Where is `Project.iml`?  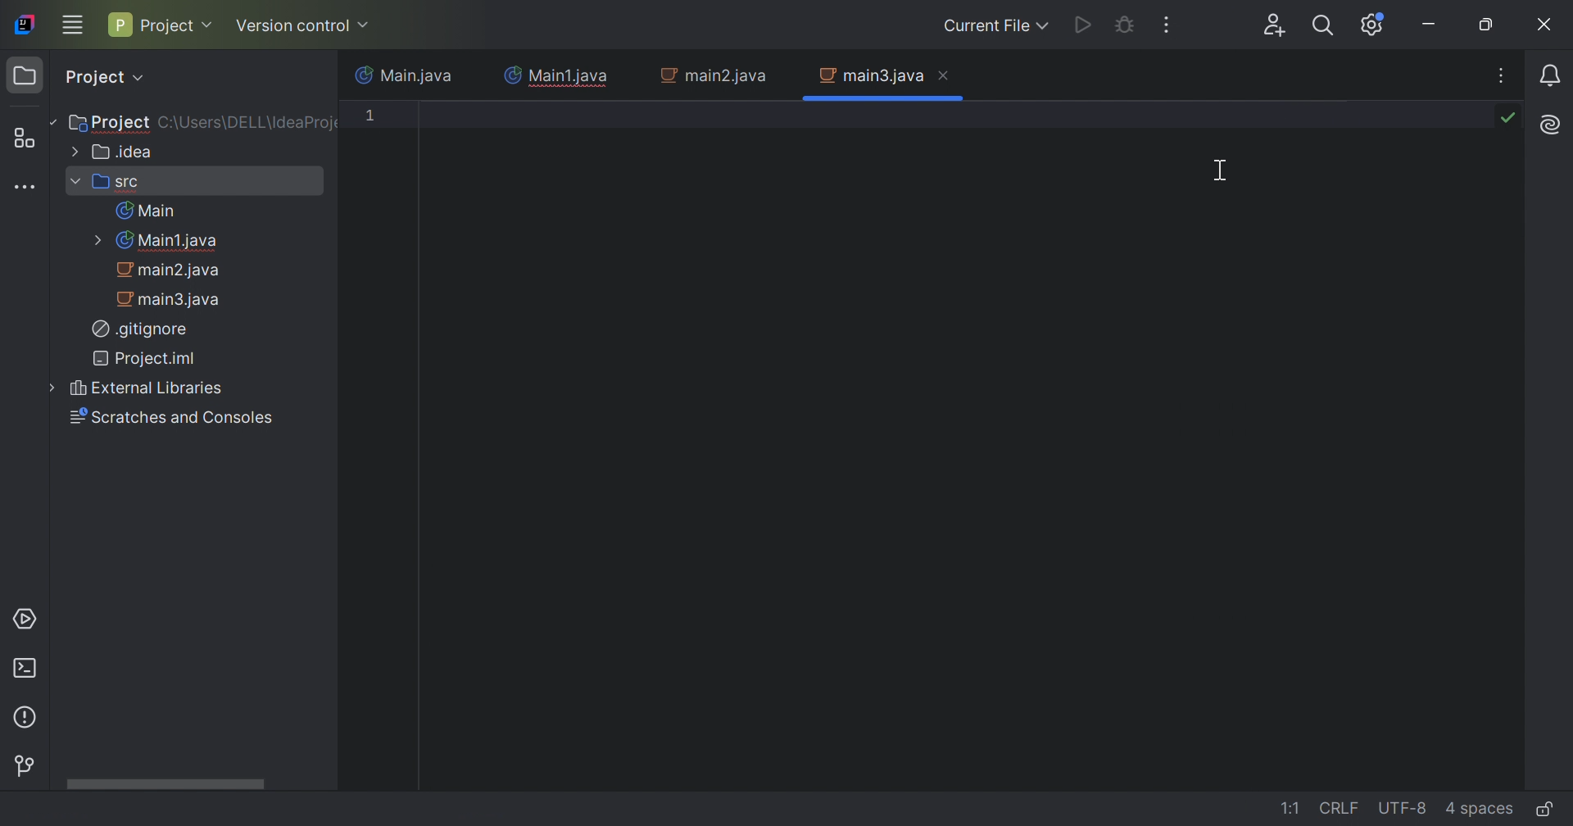 Project.iml is located at coordinates (148, 357).